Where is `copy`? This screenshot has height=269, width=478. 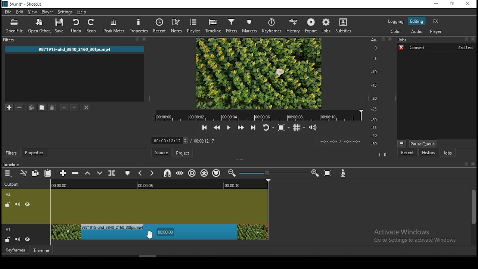
copy is located at coordinates (35, 173).